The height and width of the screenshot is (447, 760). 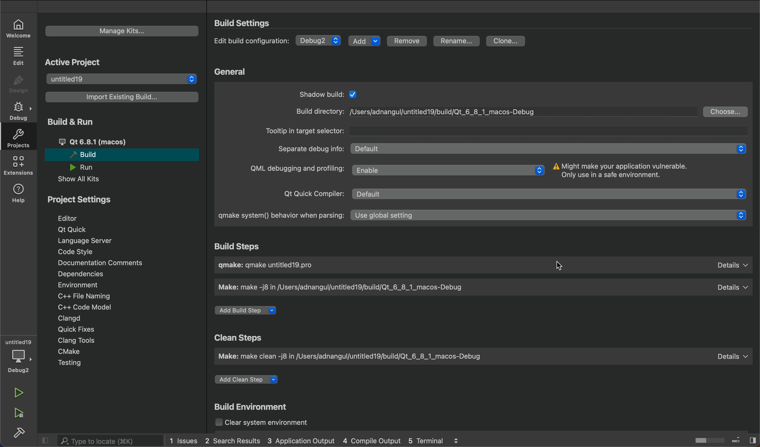 What do you see at coordinates (87, 167) in the screenshot?
I see `run` at bounding box center [87, 167].